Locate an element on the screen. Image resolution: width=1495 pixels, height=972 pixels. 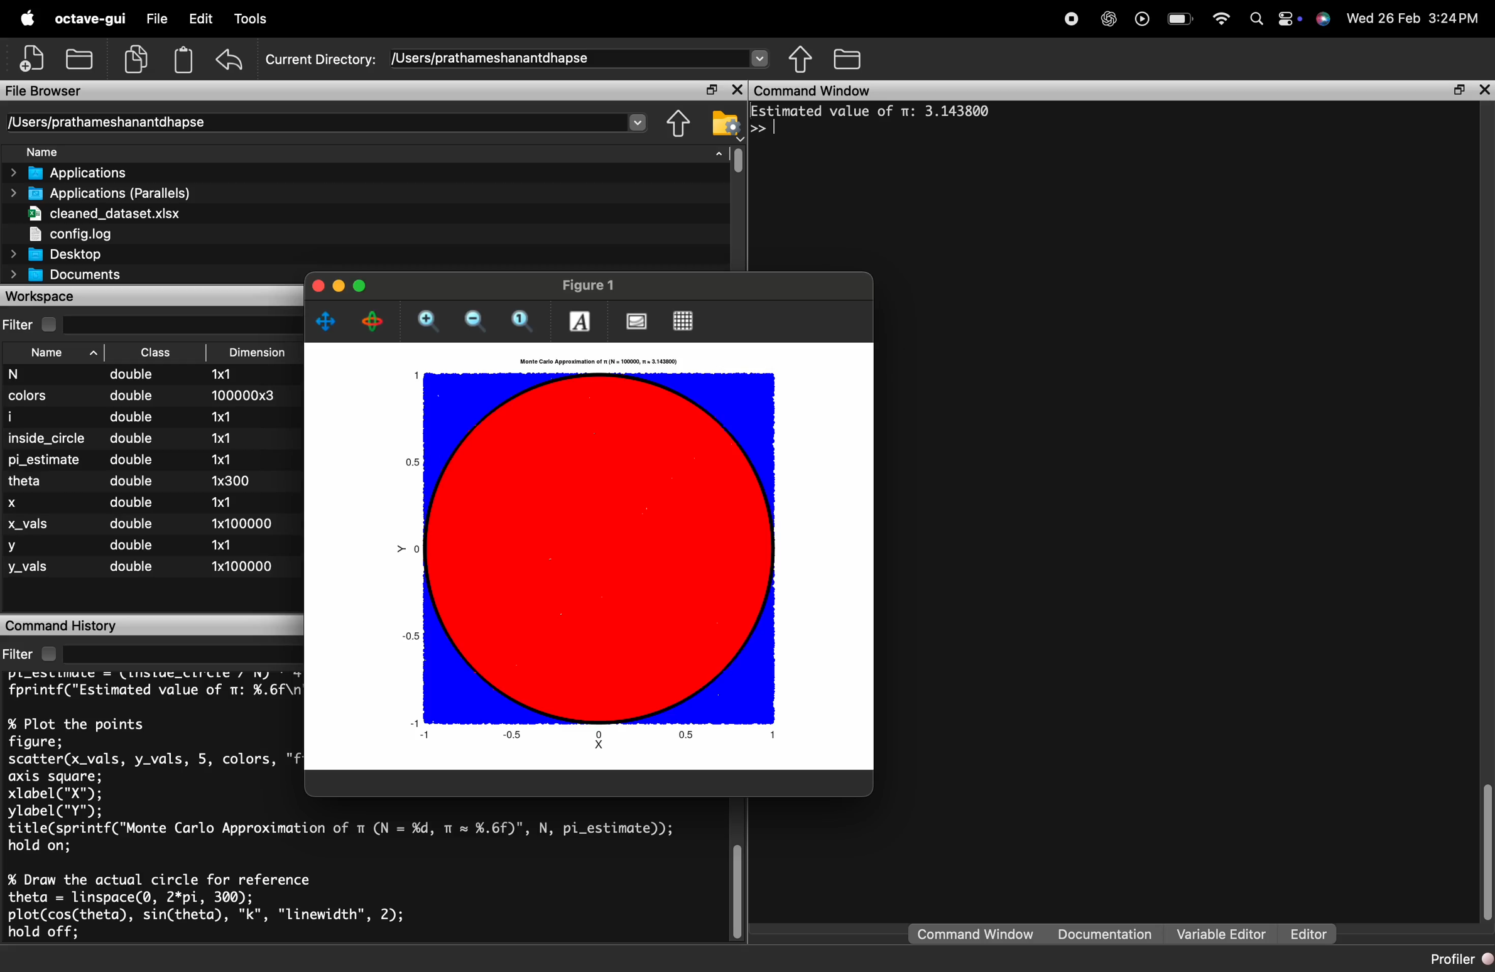
double is located at coordinates (134, 395).